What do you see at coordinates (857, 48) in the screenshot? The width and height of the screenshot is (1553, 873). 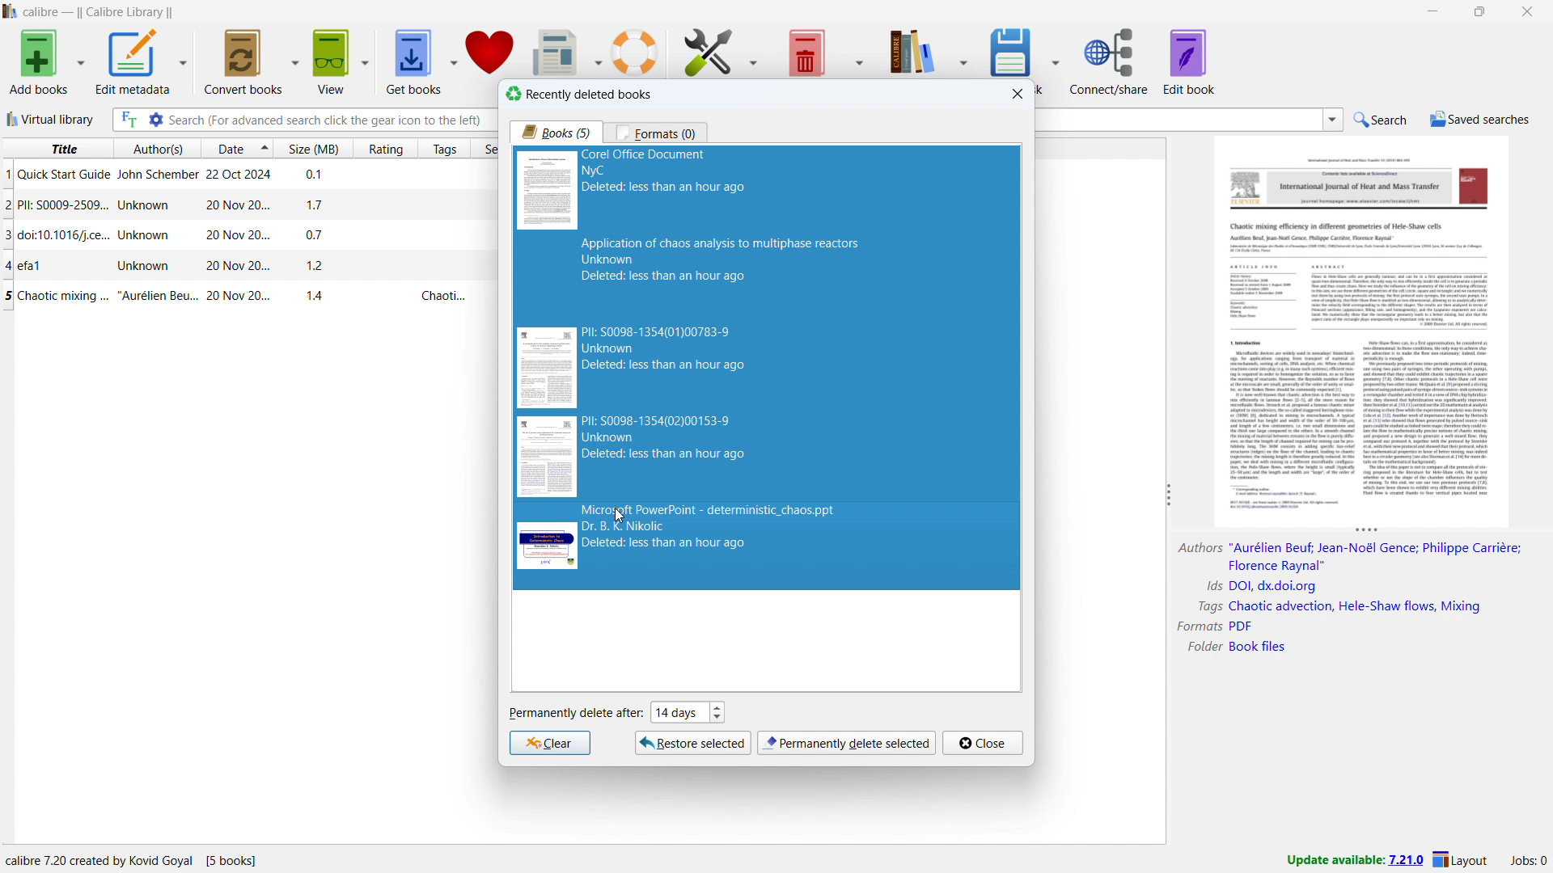 I see `remove books options` at bounding box center [857, 48].